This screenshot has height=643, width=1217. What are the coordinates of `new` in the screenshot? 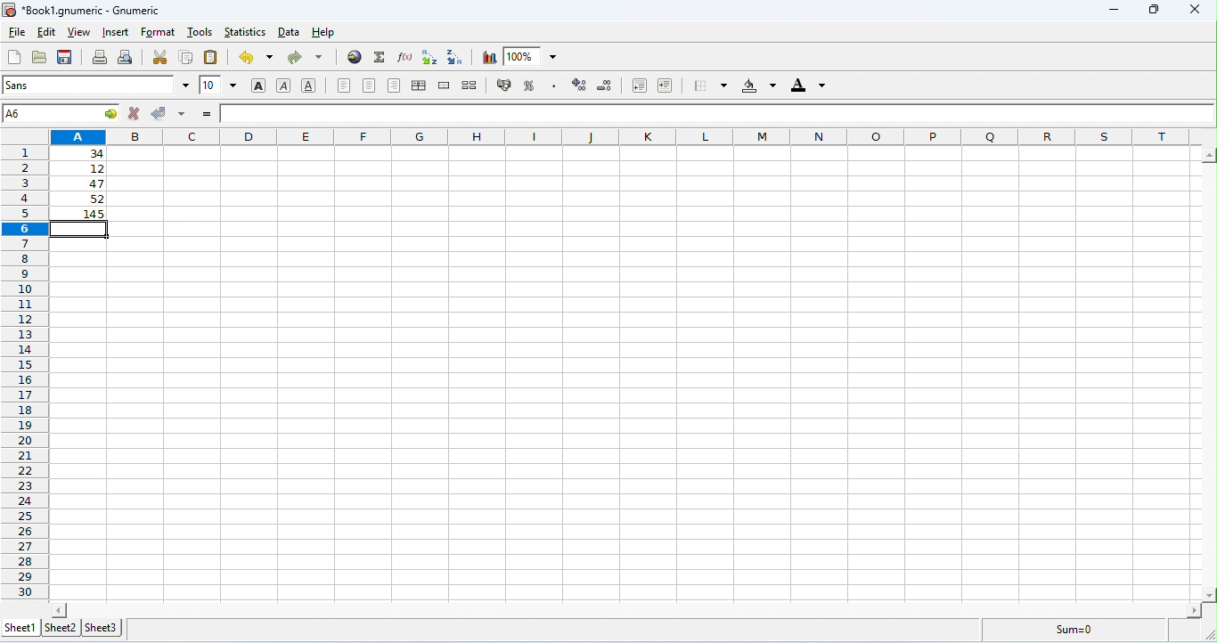 It's located at (13, 57).